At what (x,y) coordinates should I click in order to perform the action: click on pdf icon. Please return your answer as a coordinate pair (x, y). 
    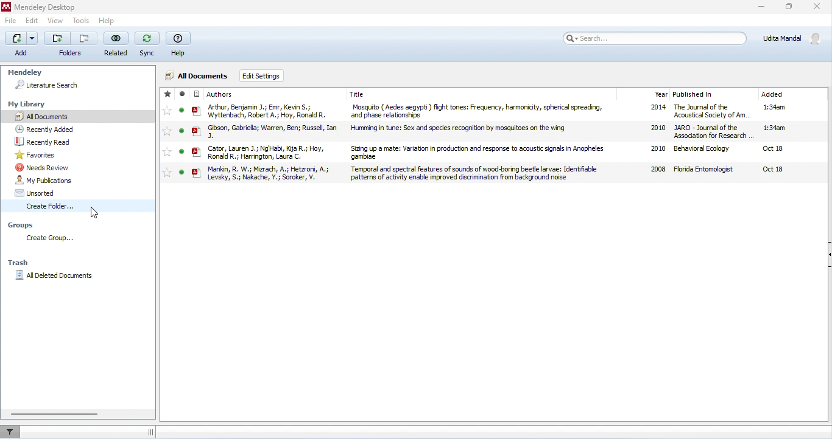
    Looking at the image, I should click on (197, 111).